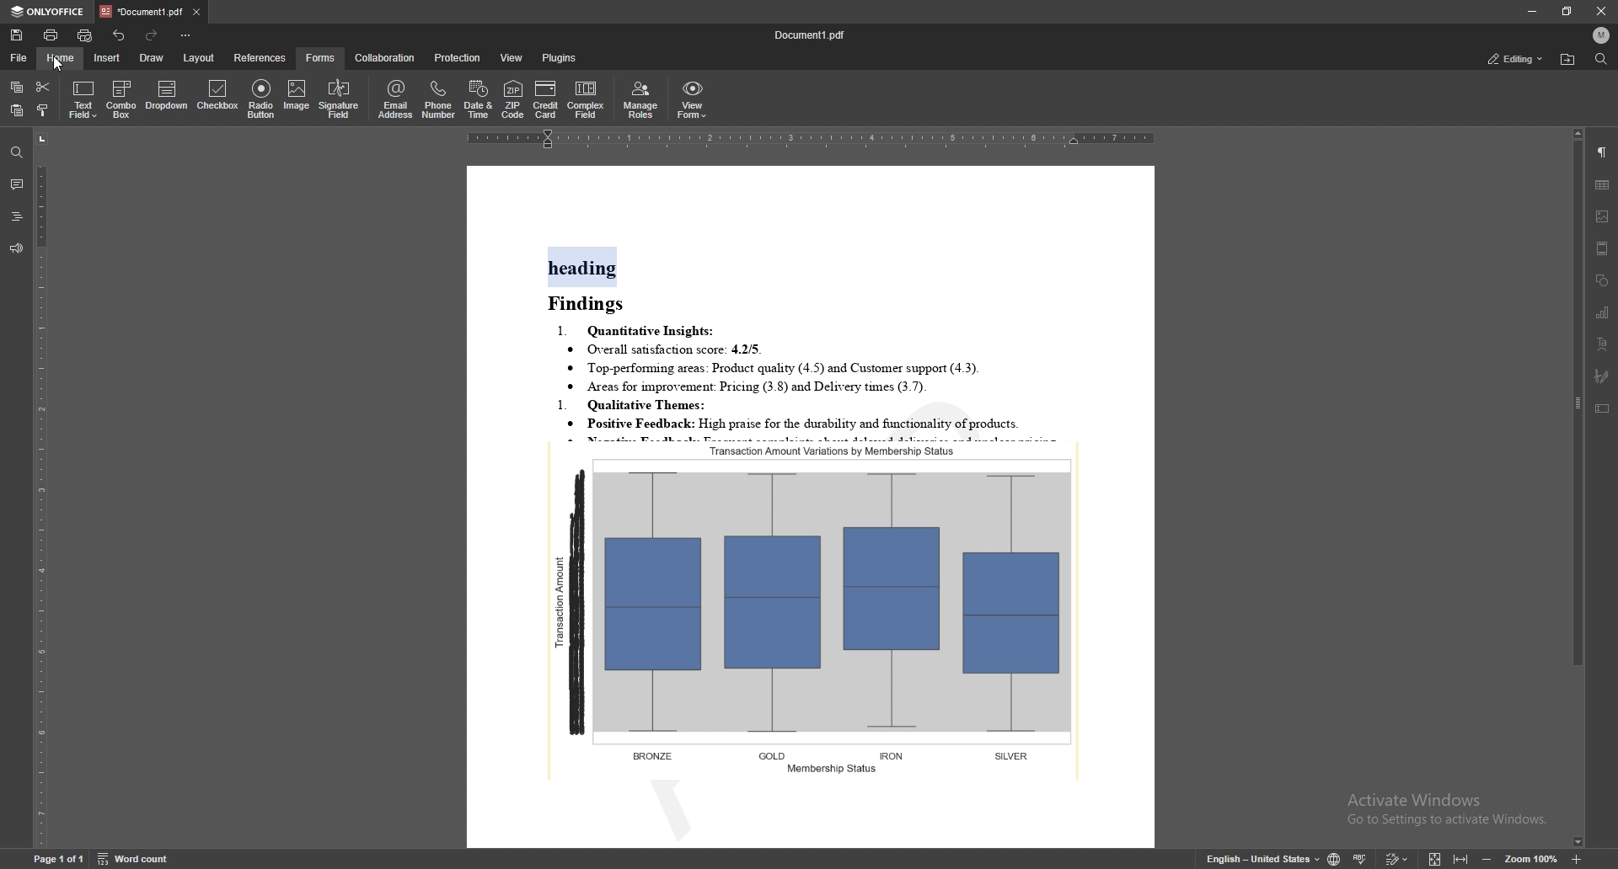 The width and height of the screenshot is (1618, 869). What do you see at coordinates (639, 330) in the screenshot?
I see `1. Quantitative Insights:` at bounding box center [639, 330].